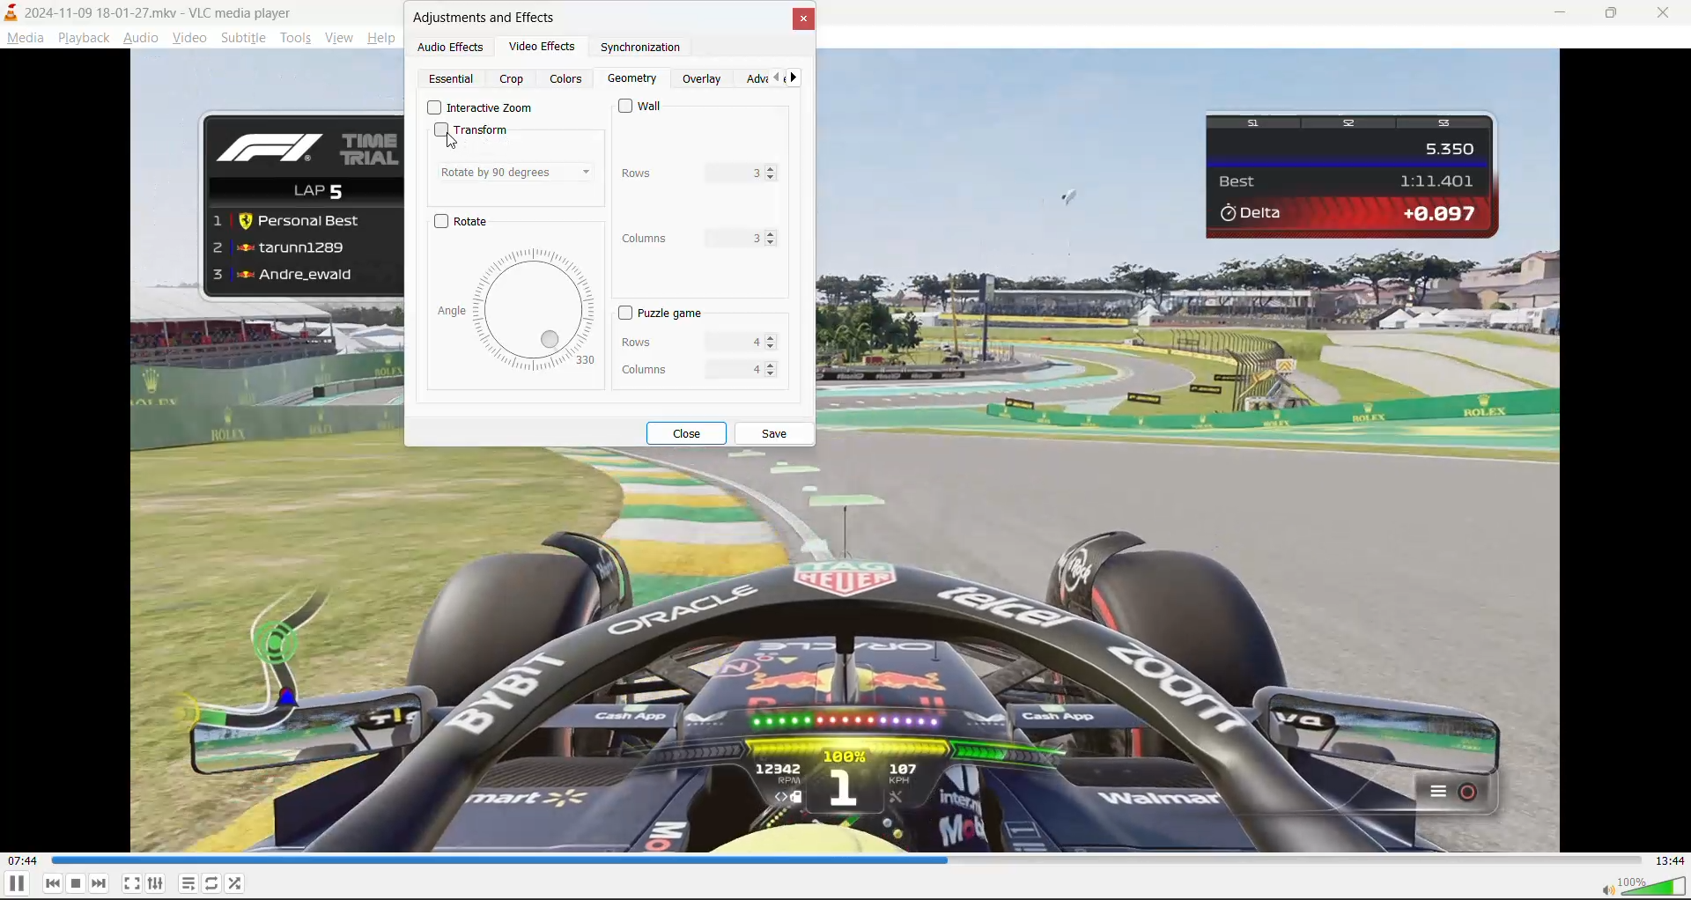 This screenshot has height=900, width=1691. Describe the element at coordinates (773, 168) in the screenshot. I see `increase` at that location.